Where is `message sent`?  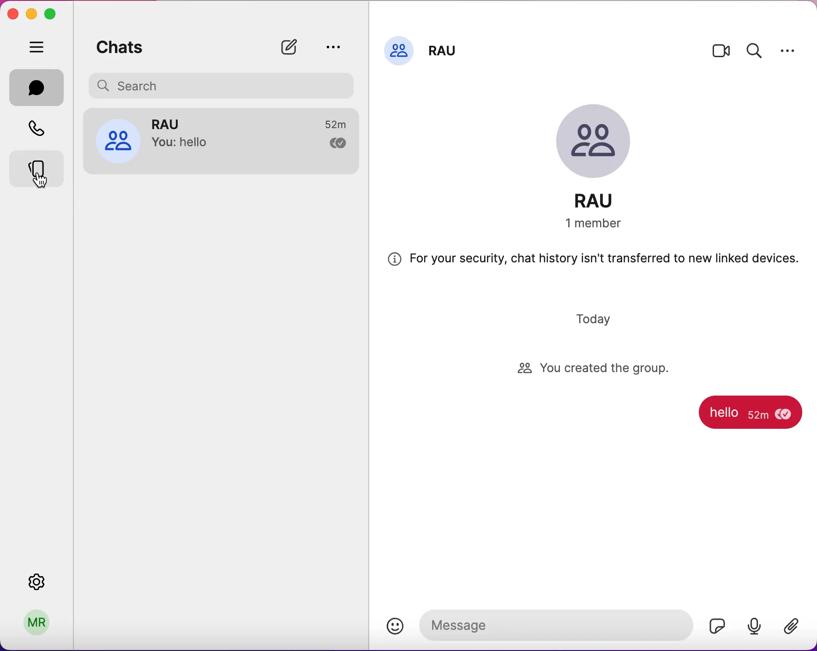 message sent is located at coordinates (731, 414).